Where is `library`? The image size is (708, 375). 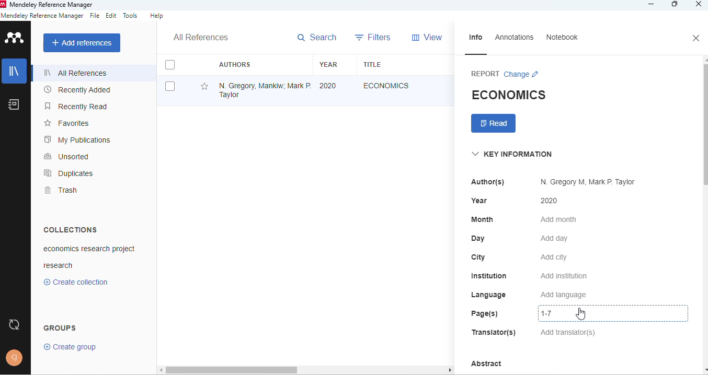 library is located at coordinates (15, 71).